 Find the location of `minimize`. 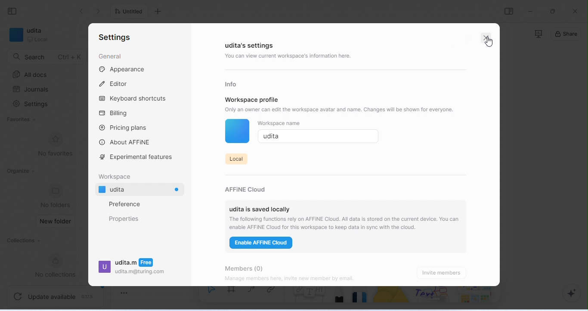

minimize is located at coordinates (531, 11).